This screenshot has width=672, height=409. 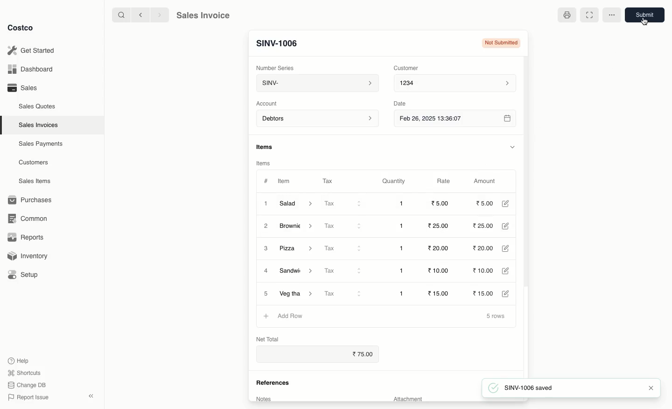 I want to click on Inventory, so click(x=29, y=255).